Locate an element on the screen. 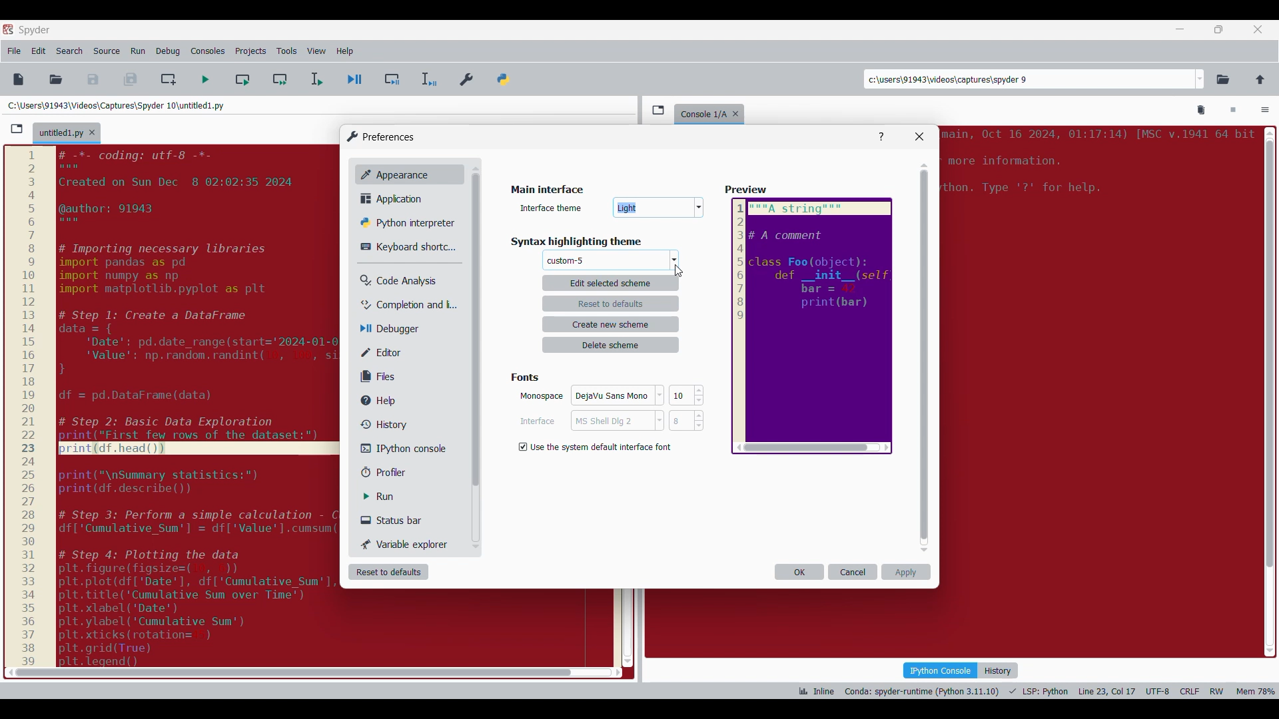 The height and width of the screenshot is (719, 1279). Browse tabs is located at coordinates (658, 110).